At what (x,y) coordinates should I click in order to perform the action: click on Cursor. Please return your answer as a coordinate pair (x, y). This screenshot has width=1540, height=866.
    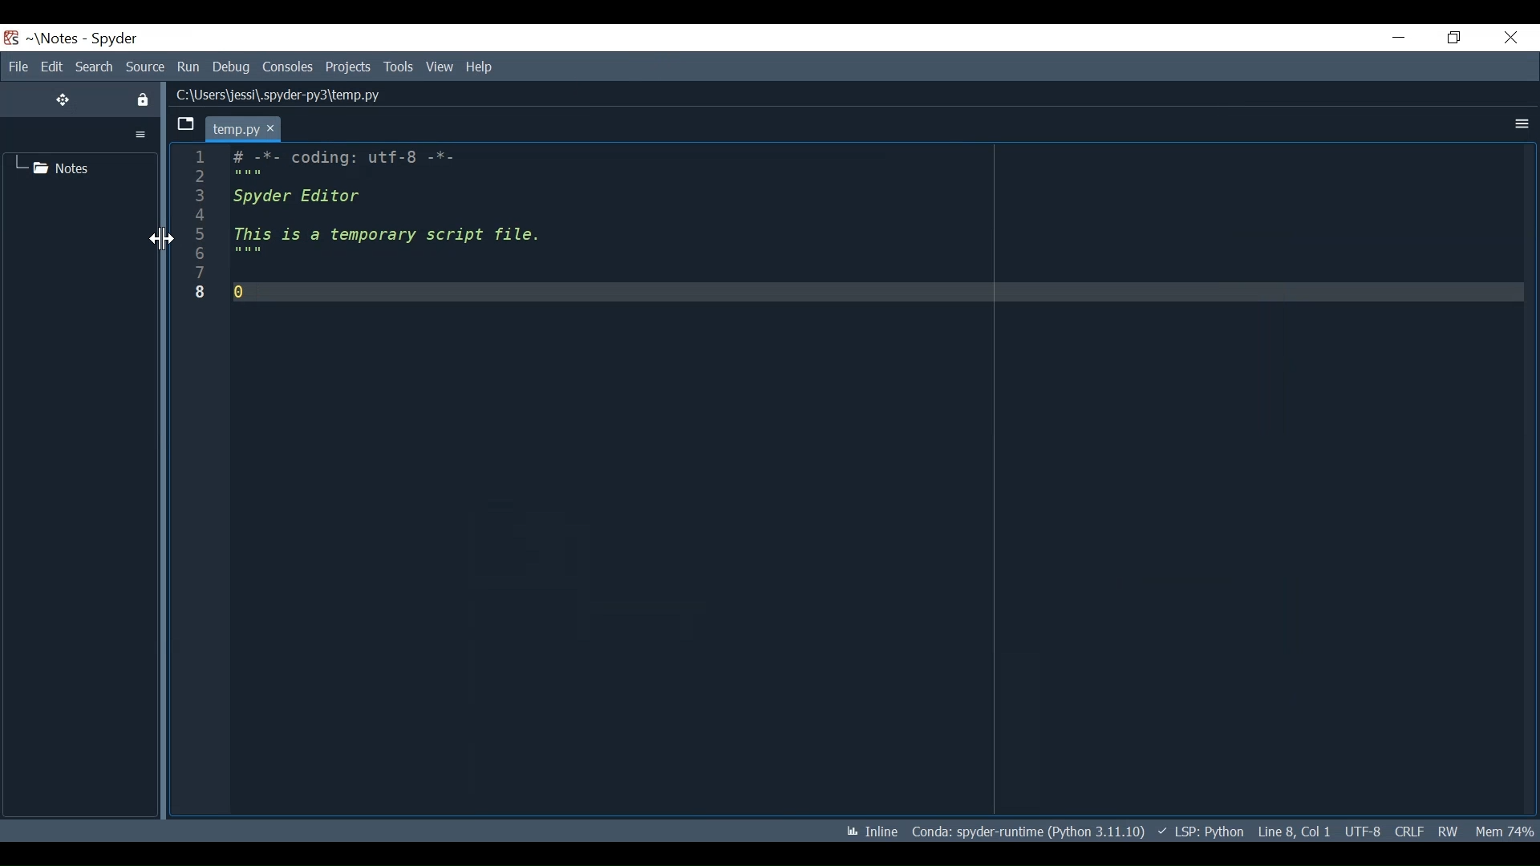
    Looking at the image, I should click on (161, 239).